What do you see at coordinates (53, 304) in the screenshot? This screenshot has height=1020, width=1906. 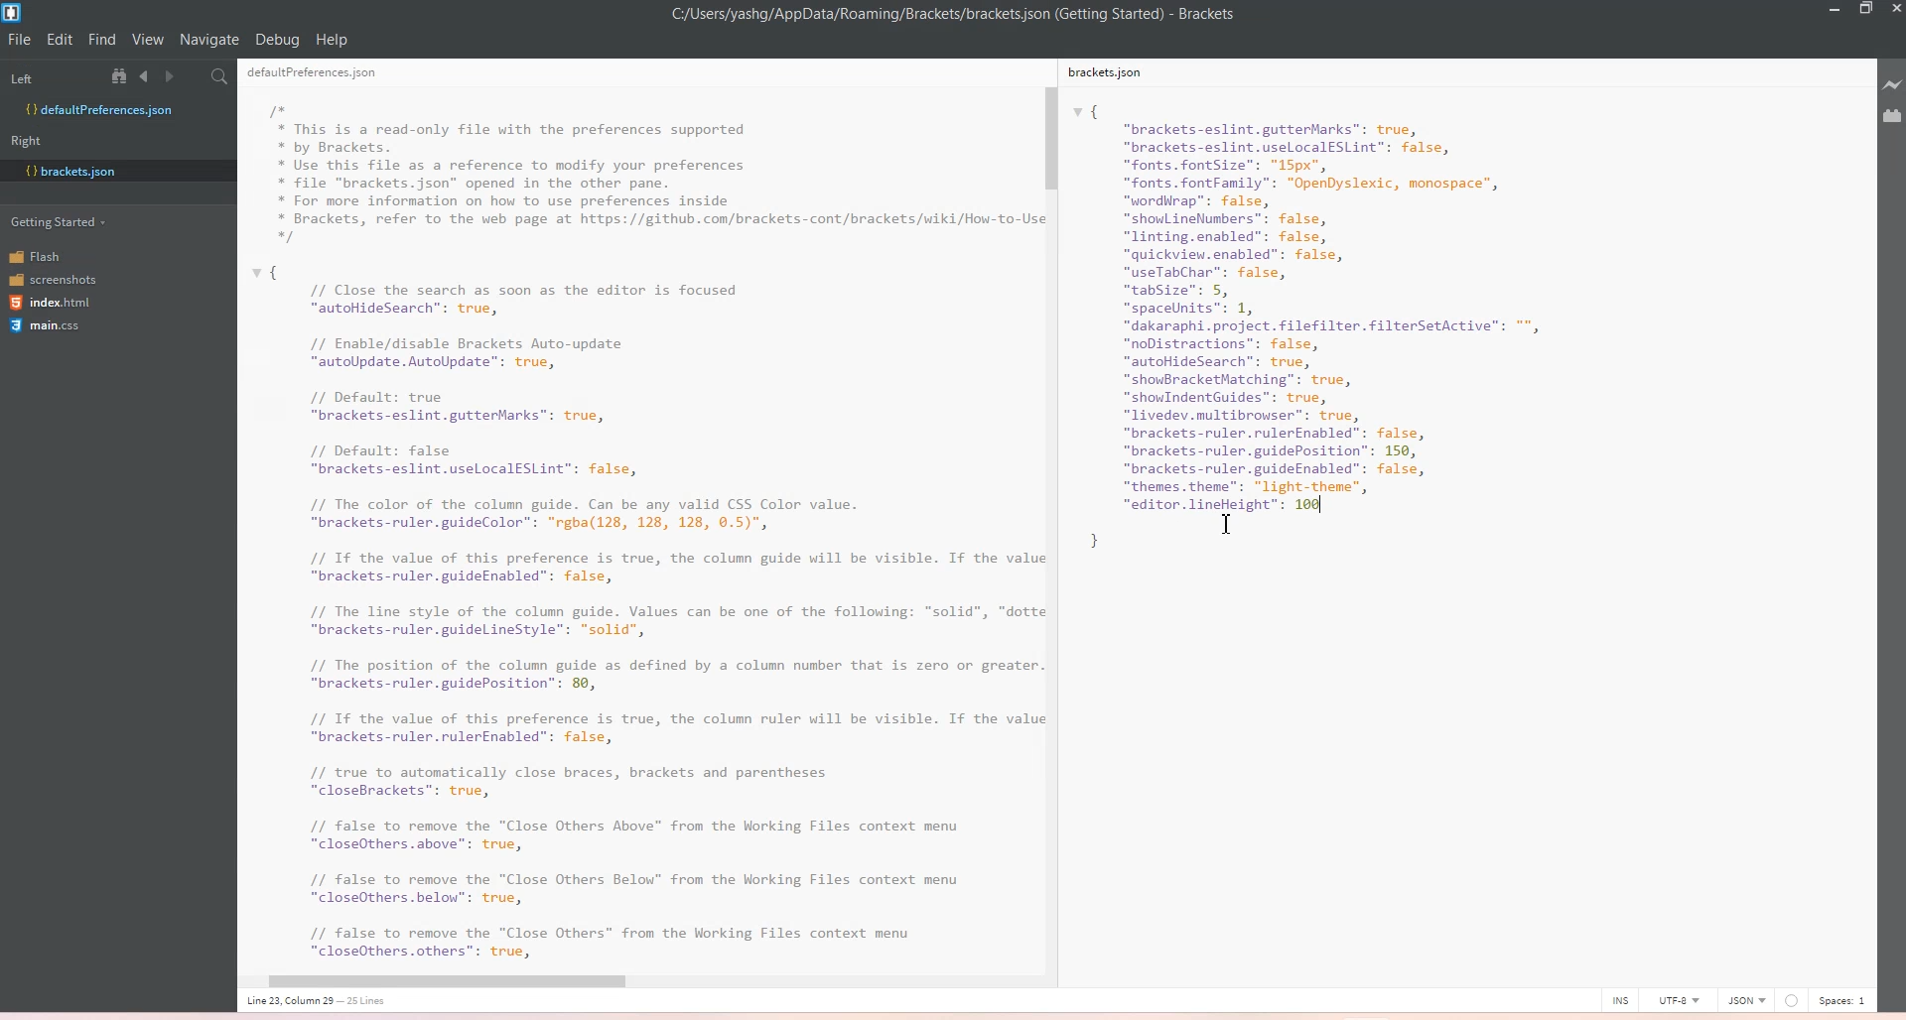 I see `index.html` at bounding box center [53, 304].